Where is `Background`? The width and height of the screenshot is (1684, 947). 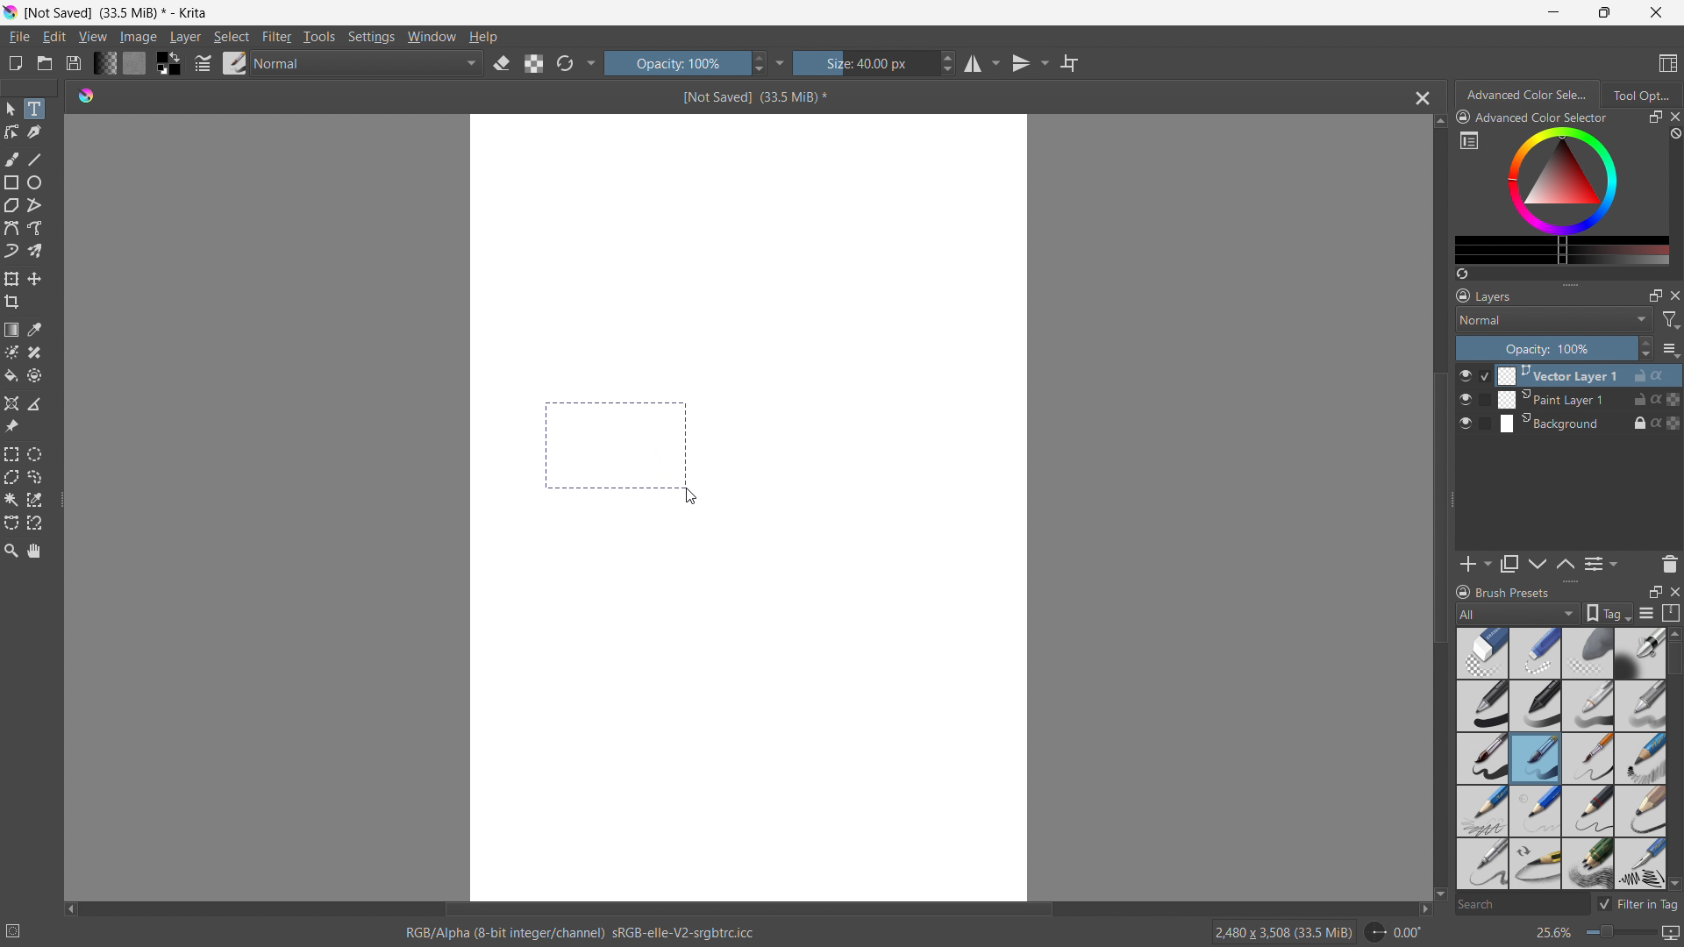 Background is located at coordinates (1579, 423).